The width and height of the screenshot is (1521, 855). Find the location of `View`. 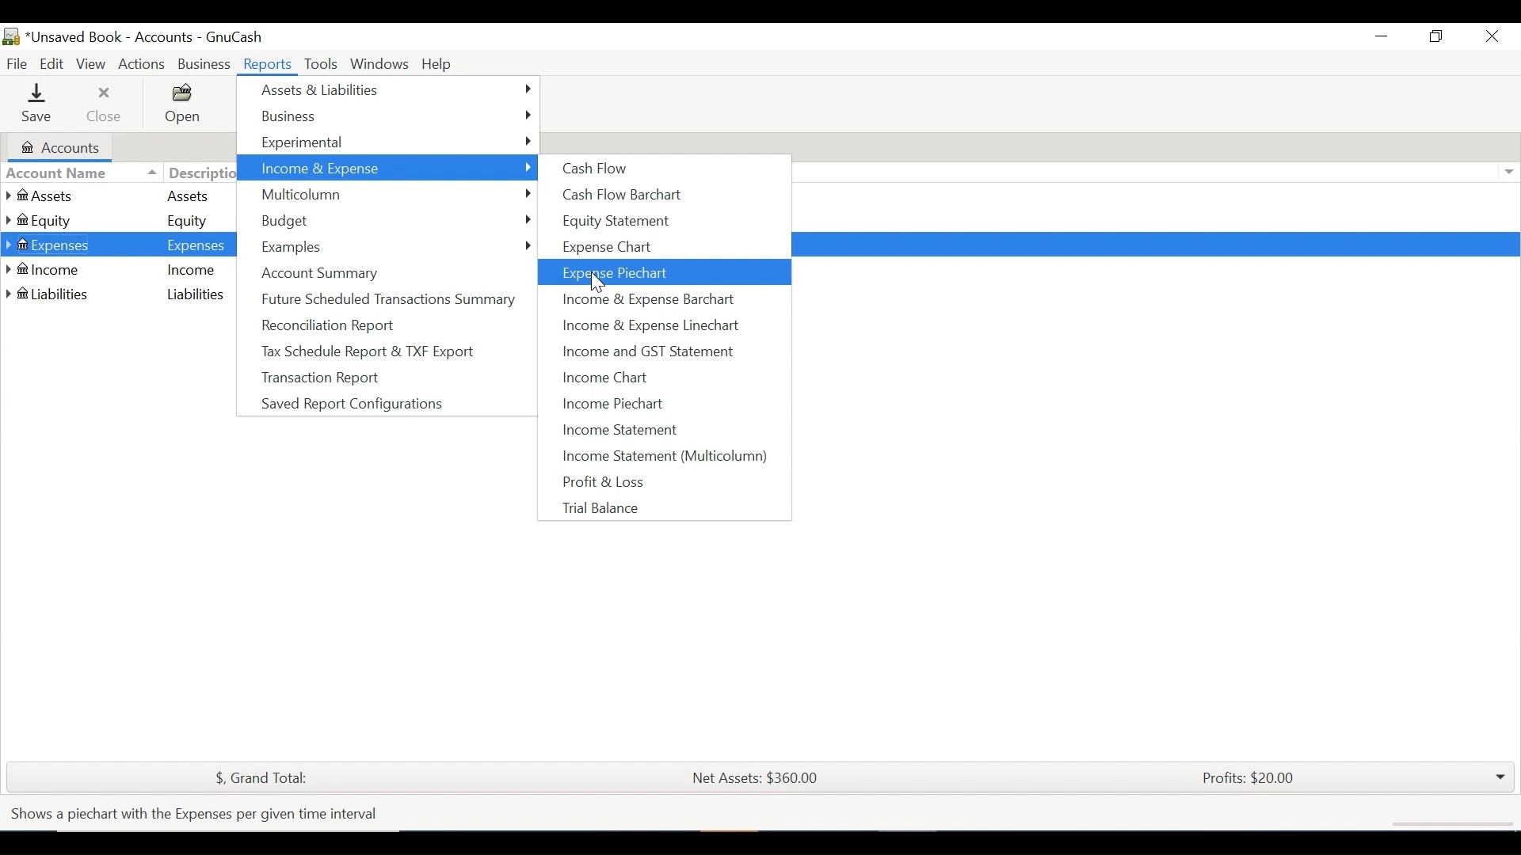

View is located at coordinates (92, 60).